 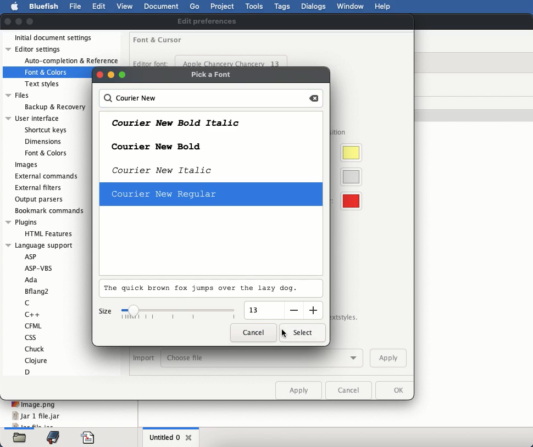 I want to click on ok, so click(x=392, y=391).